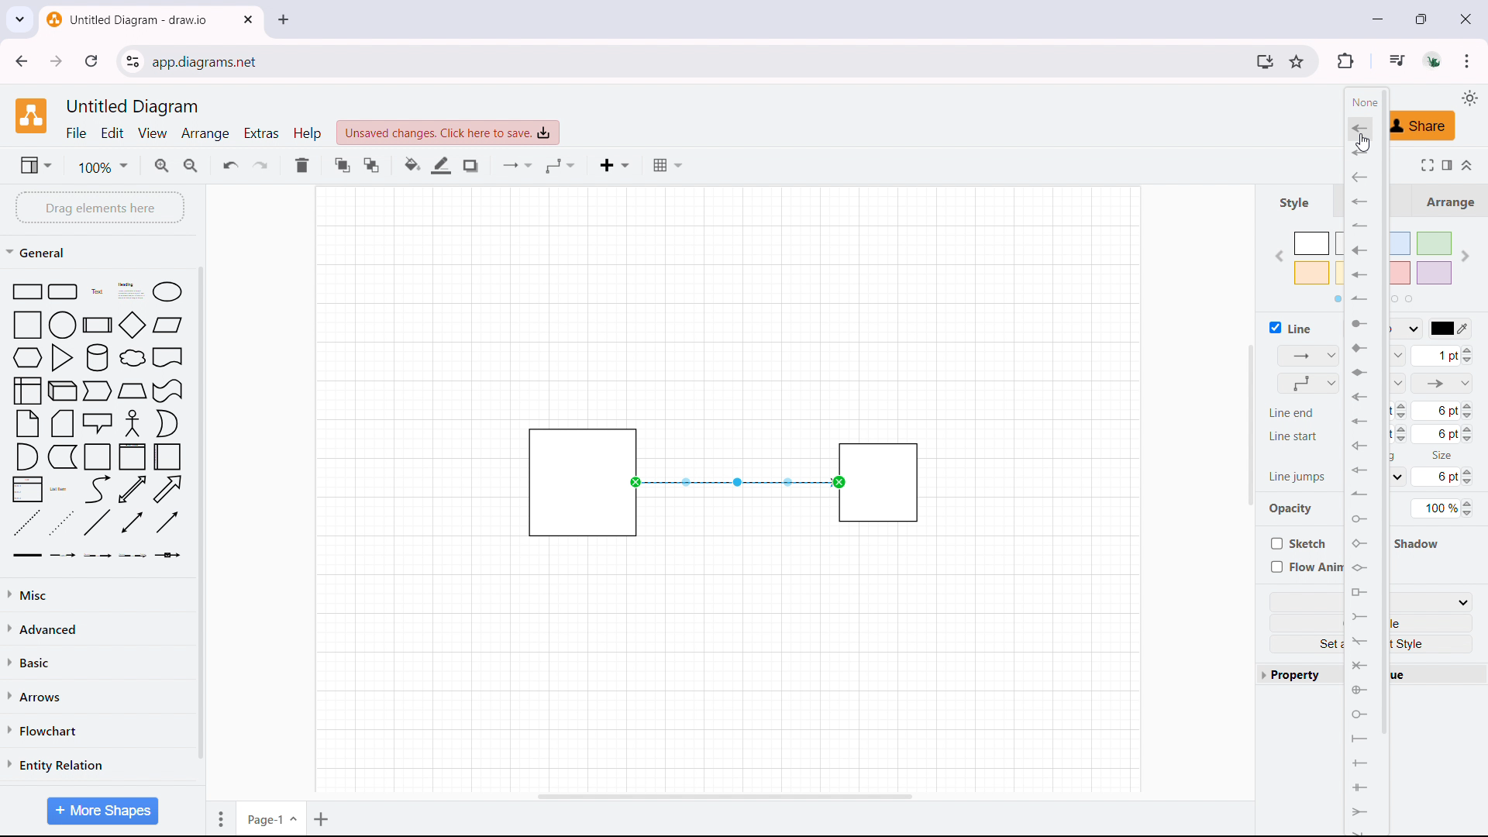  I want to click on current page, so click(271, 816).